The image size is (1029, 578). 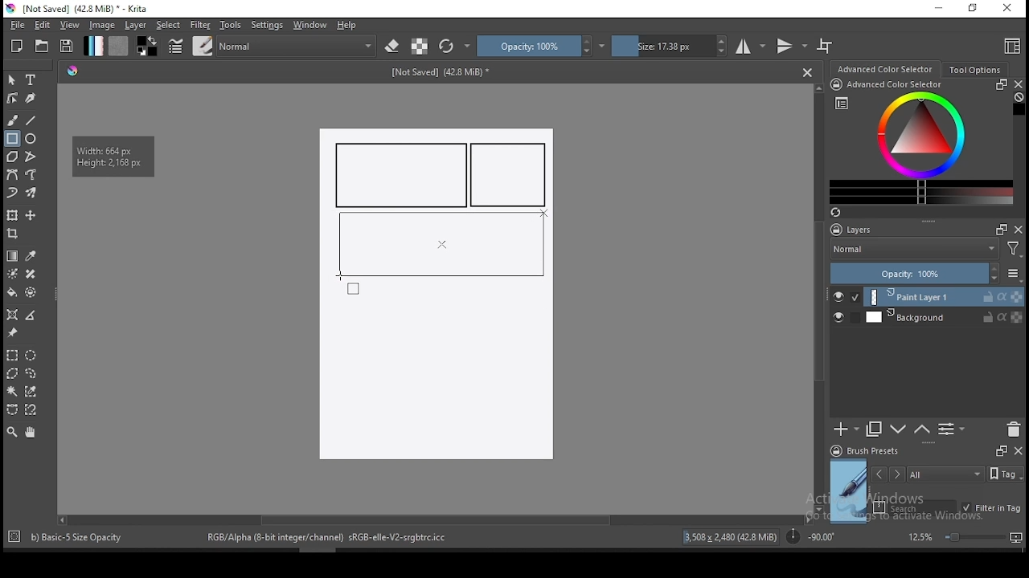 What do you see at coordinates (751, 46) in the screenshot?
I see `horizontal mirror tool` at bounding box center [751, 46].